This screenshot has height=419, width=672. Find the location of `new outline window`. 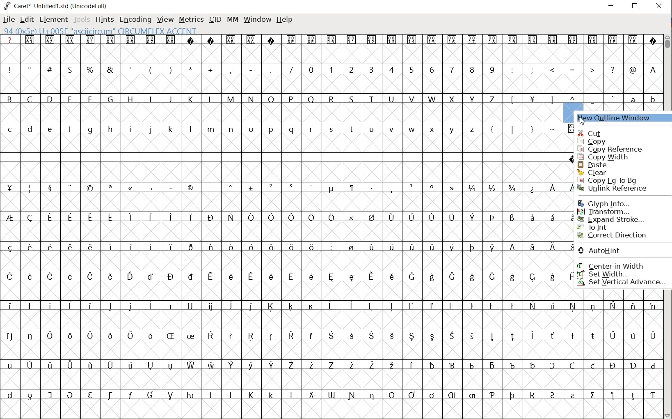

new outline window is located at coordinates (620, 118).